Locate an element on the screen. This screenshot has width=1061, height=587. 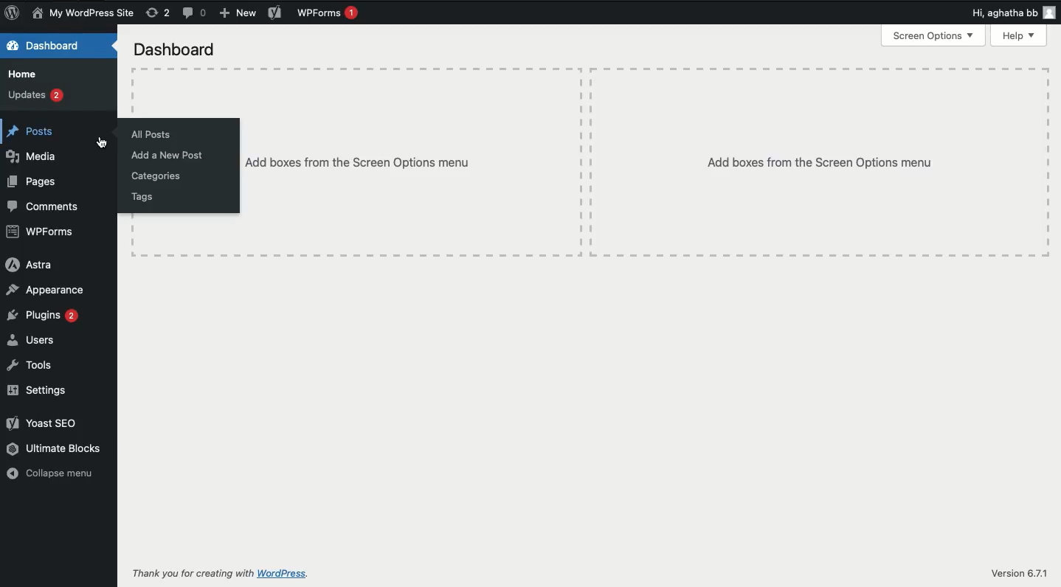
Users is located at coordinates (34, 340).